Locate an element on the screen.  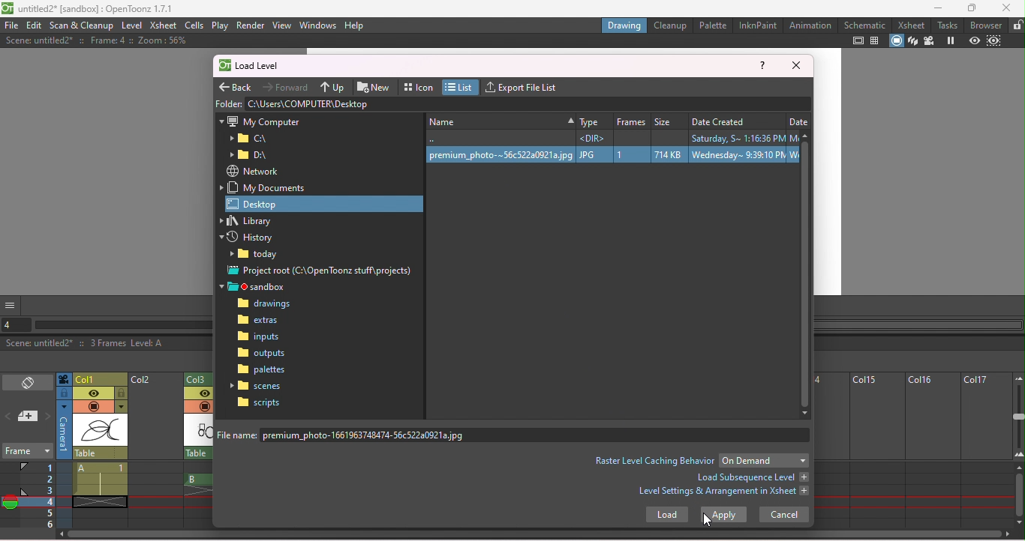
Horizontal scroll bar is located at coordinates (123, 325).